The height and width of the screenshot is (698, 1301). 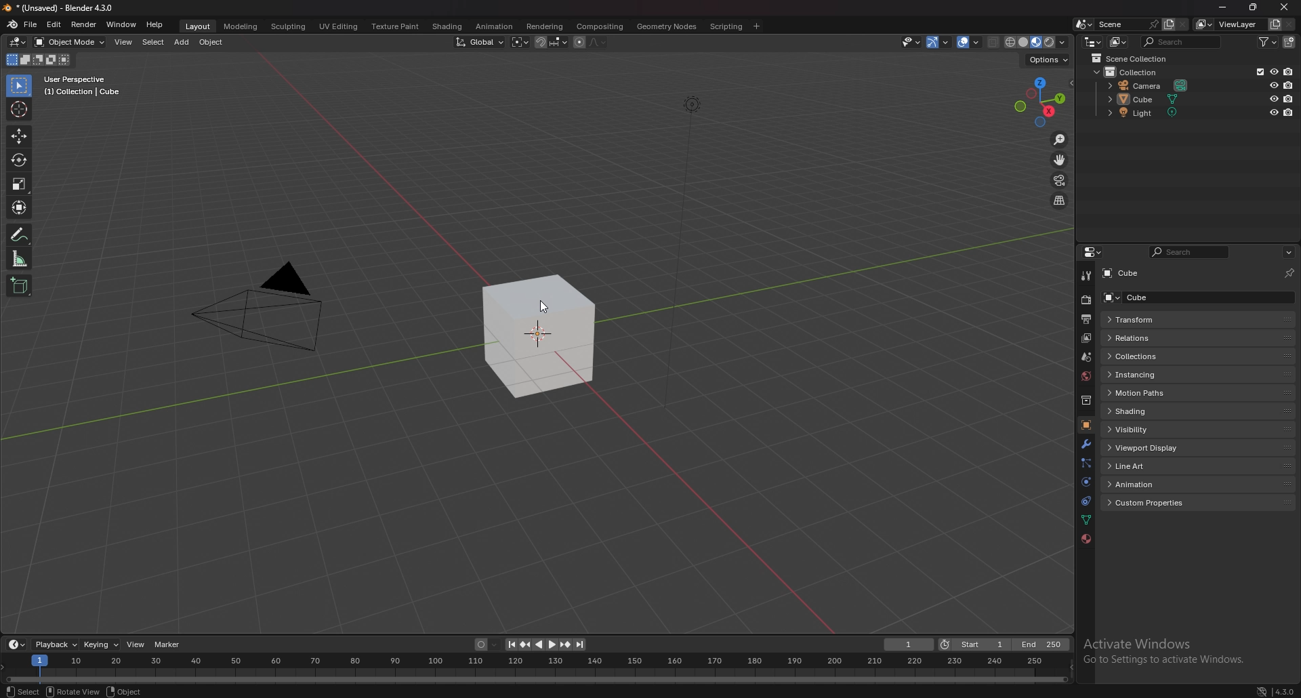 I want to click on end, so click(x=1039, y=645).